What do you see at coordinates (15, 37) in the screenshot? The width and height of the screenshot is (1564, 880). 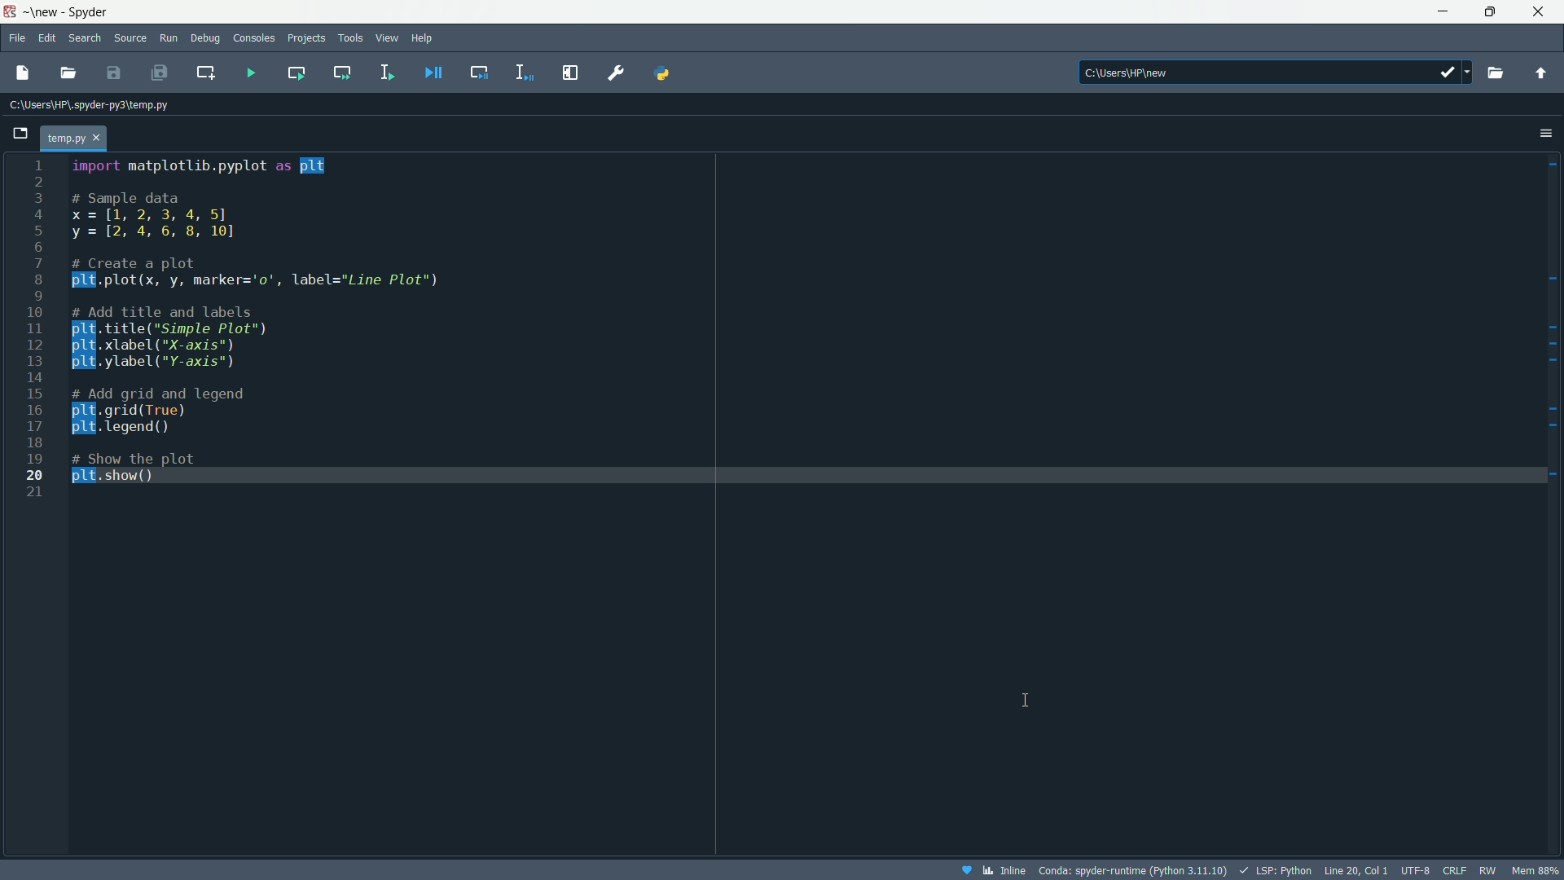 I see `file` at bounding box center [15, 37].